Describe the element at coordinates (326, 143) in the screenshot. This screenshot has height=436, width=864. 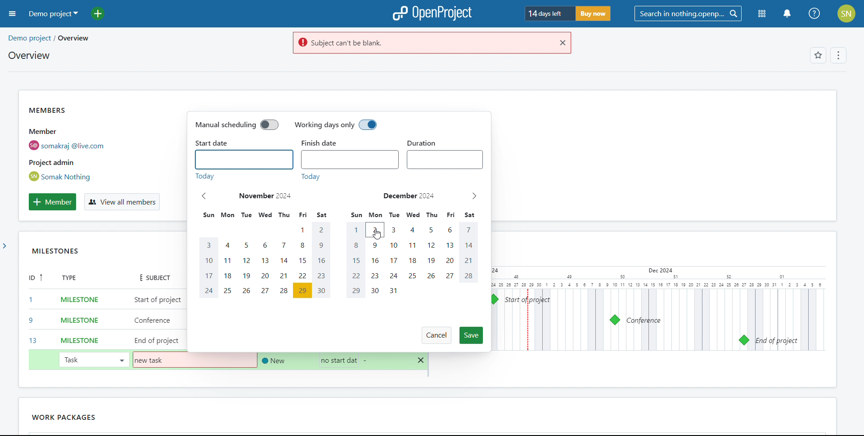
I see `finish date` at that location.